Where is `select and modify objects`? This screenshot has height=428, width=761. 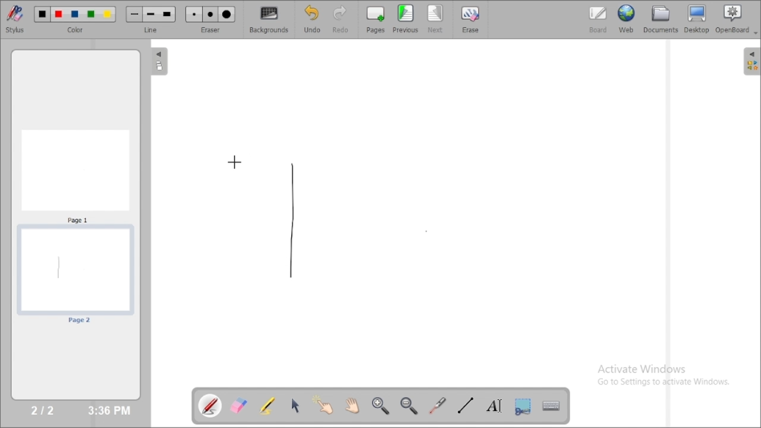 select and modify objects is located at coordinates (295, 405).